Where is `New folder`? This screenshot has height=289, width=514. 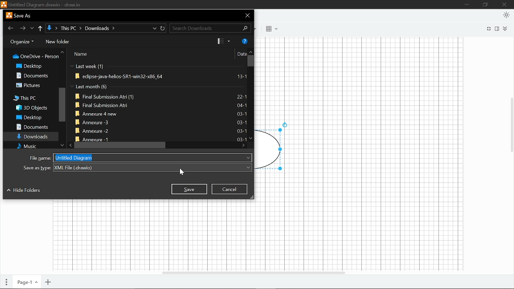
New folder is located at coordinates (57, 42).